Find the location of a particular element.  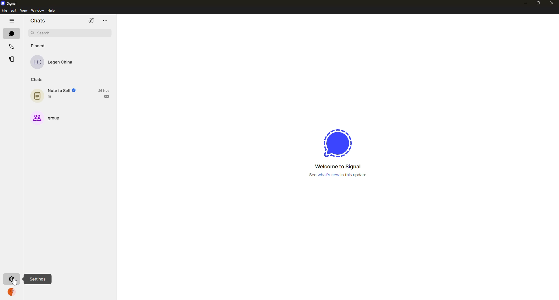

hi is located at coordinates (51, 97).